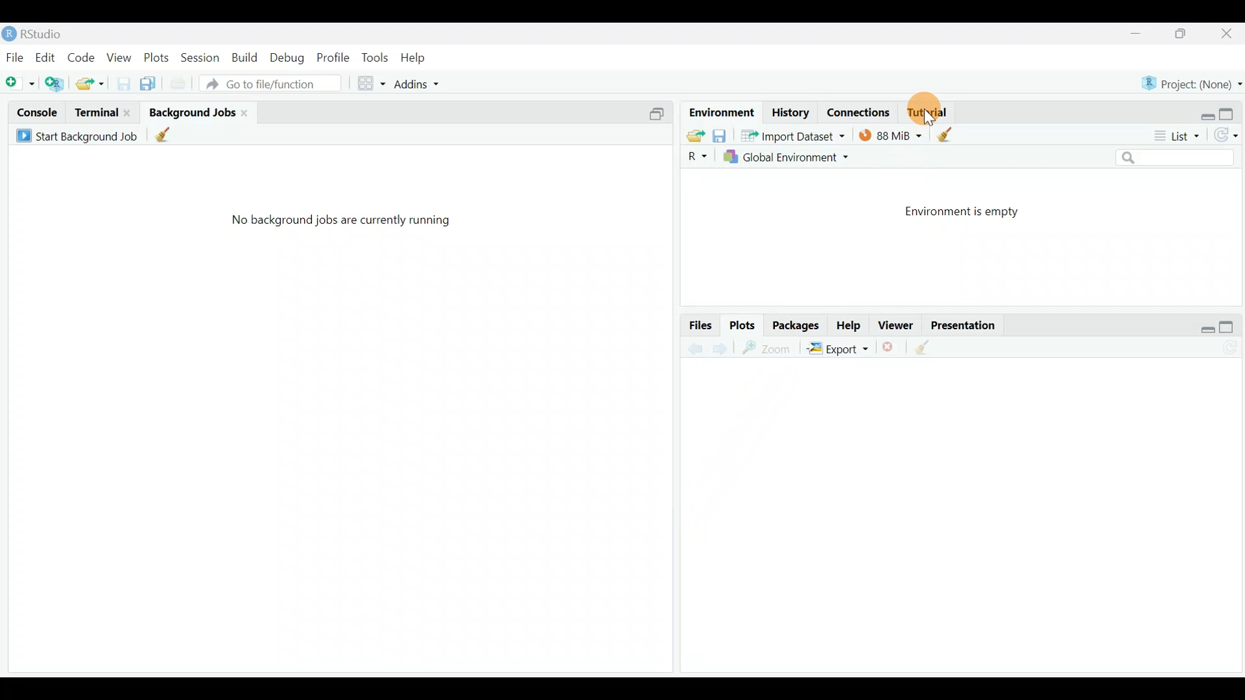 The height and width of the screenshot is (700, 1245). What do you see at coordinates (77, 135) in the screenshot?
I see `Start Background Job` at bounding box center [77, 135].